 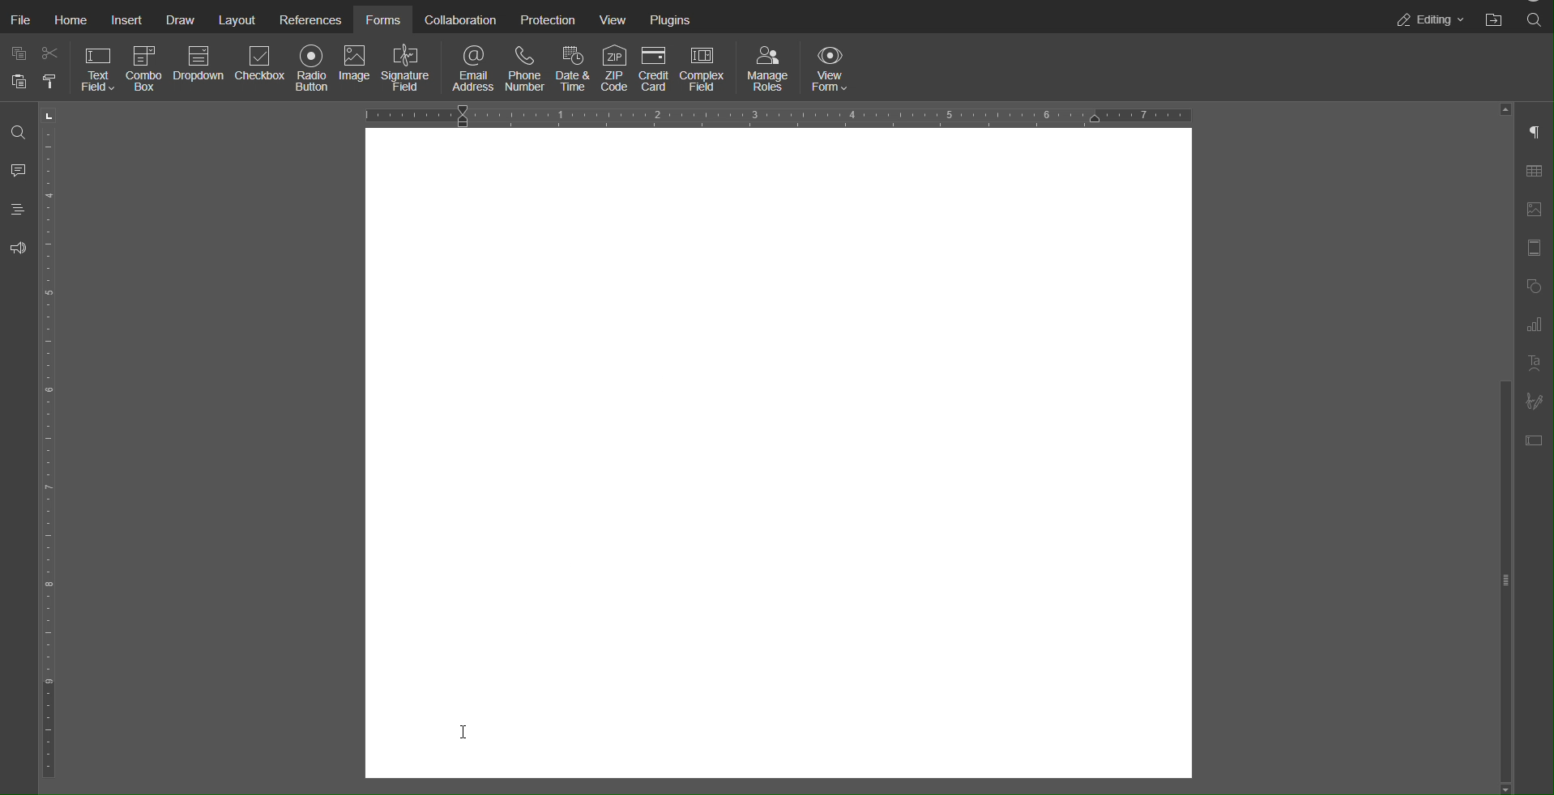 What do you see at coordinates (768, 68) in the screenshot?
I see `Manage Roles` at bounding box center [768, 68].